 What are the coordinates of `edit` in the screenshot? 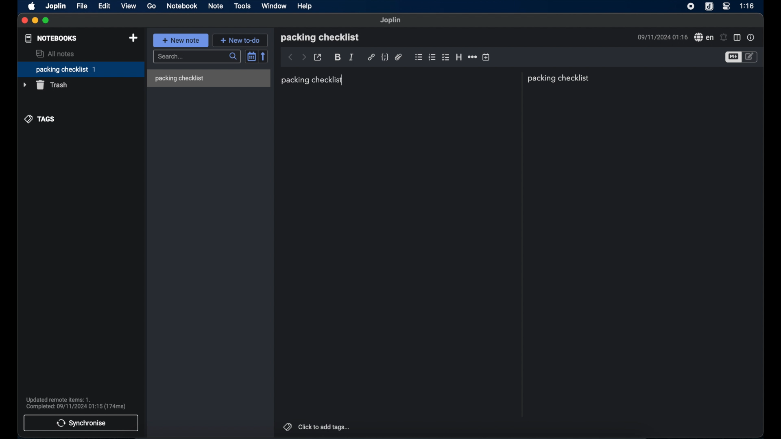 It's located at (105, 6).